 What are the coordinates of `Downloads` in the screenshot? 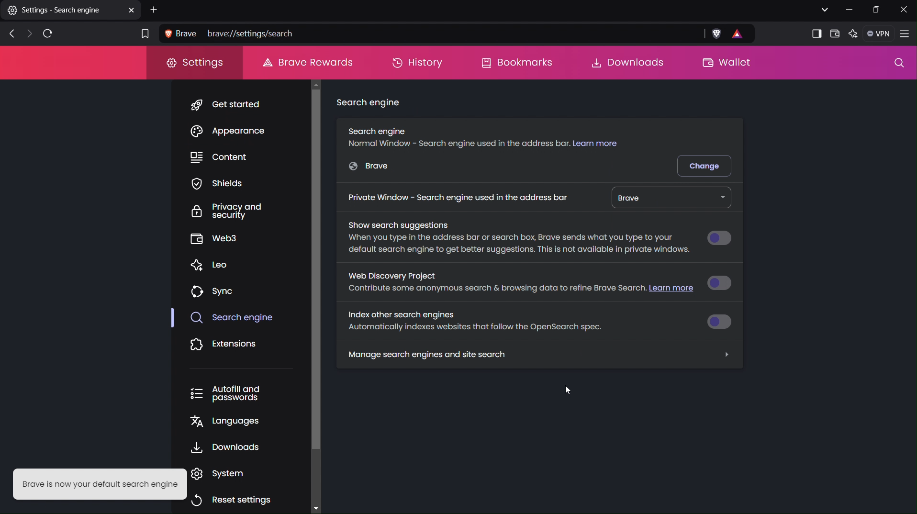 It's located at (623, 62).